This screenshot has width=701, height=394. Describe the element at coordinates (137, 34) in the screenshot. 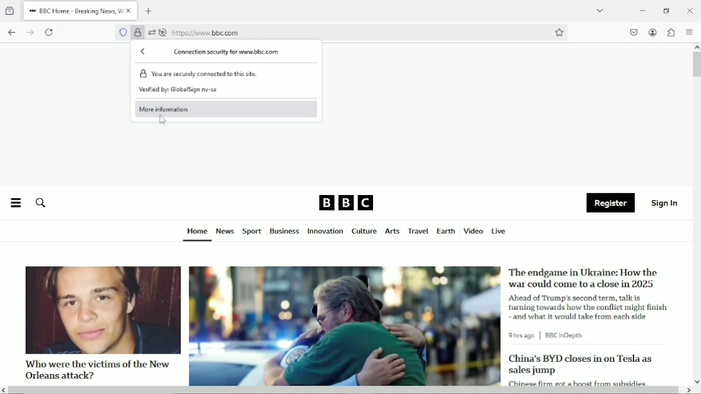

I see `Verified by Google Trust Services` at that location.